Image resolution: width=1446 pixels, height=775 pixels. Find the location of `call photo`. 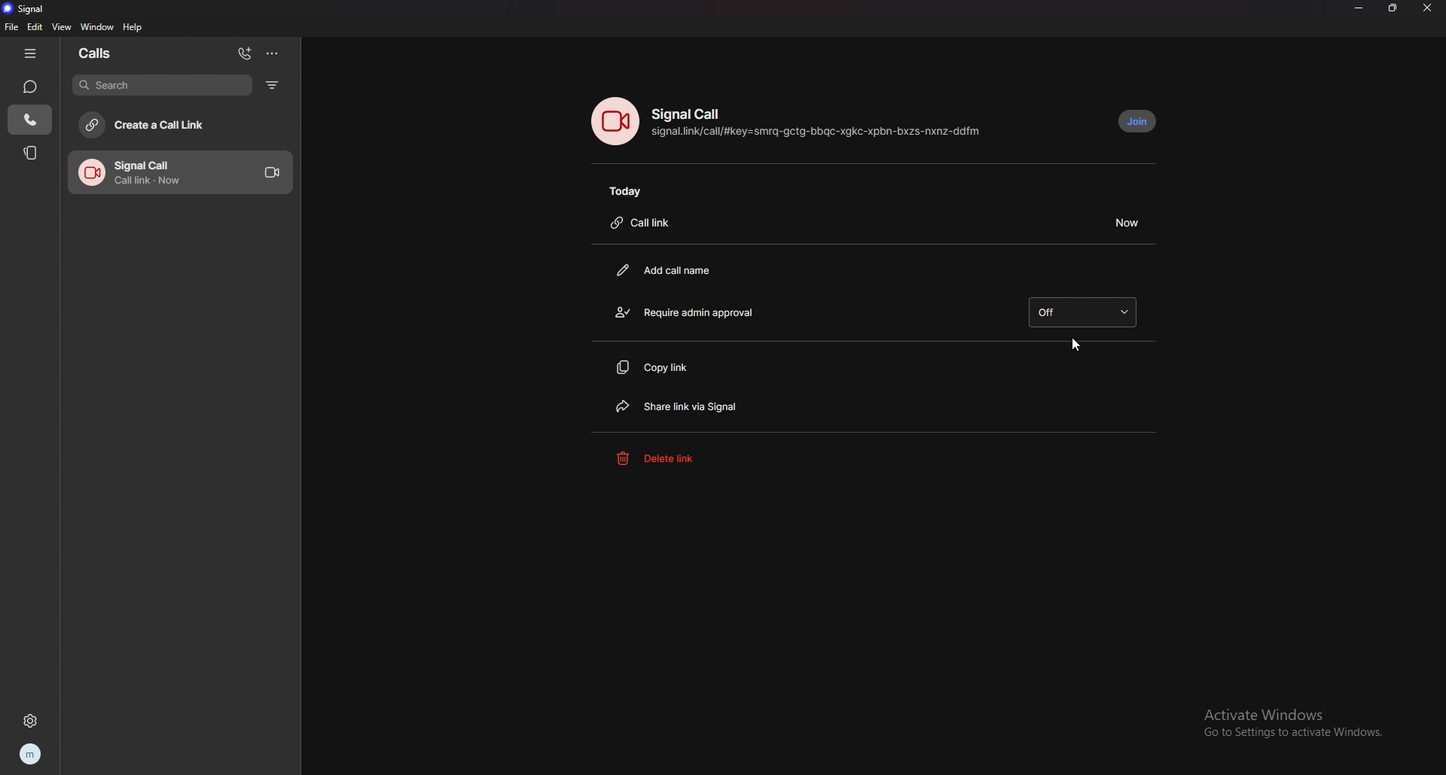

call photo is located at coordinates (617, 120).